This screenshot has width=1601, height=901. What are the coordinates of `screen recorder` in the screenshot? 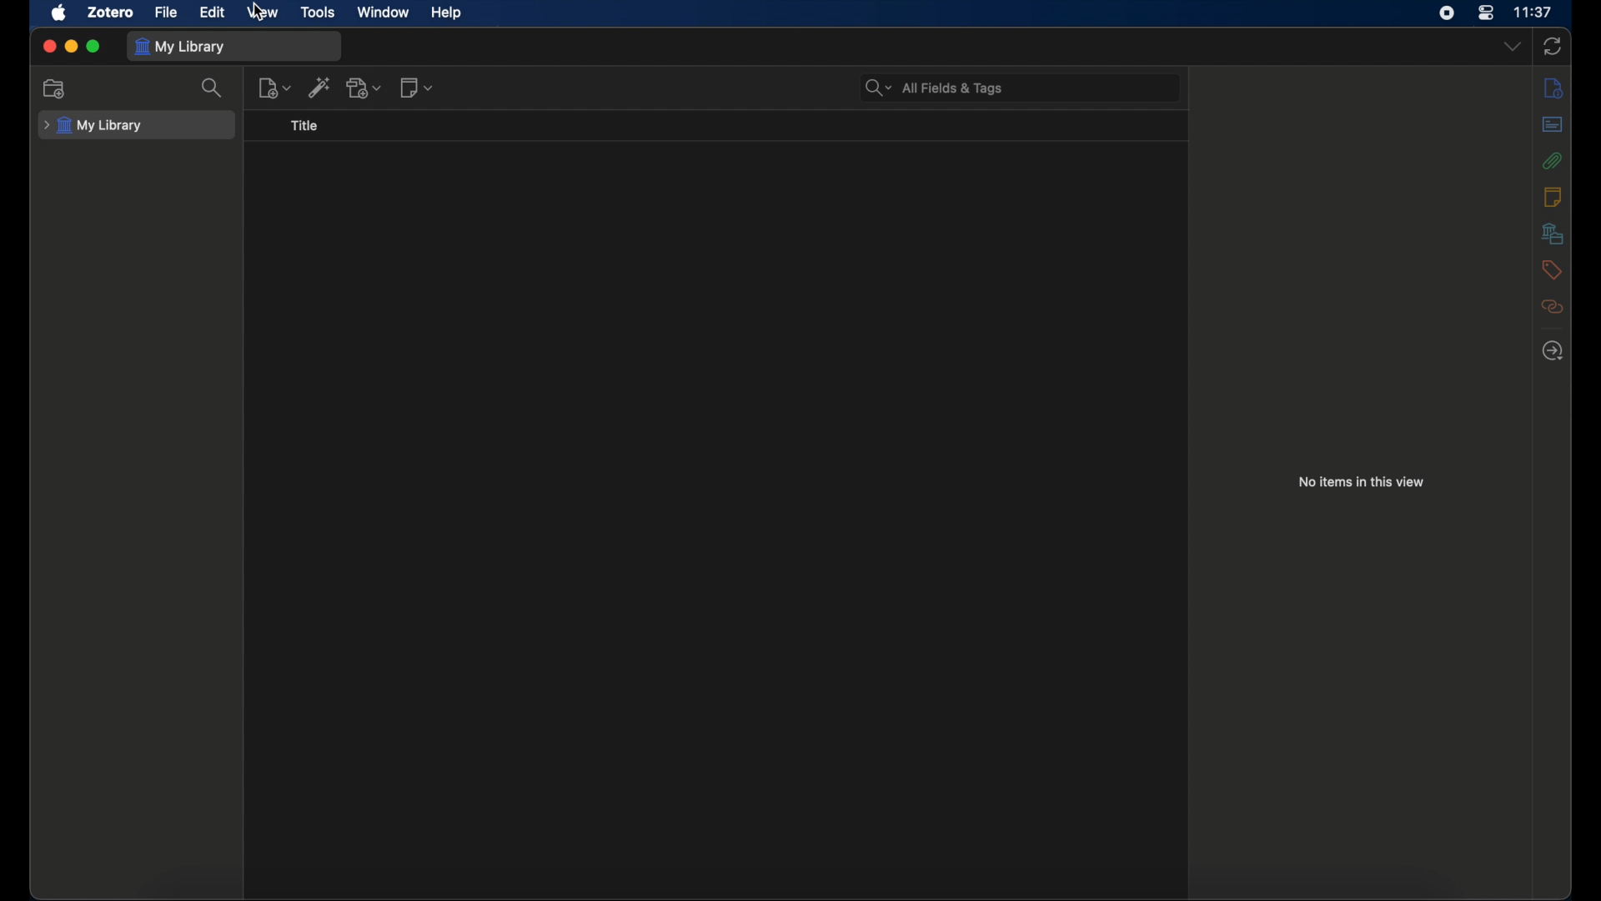 It's located at (1449, 13).